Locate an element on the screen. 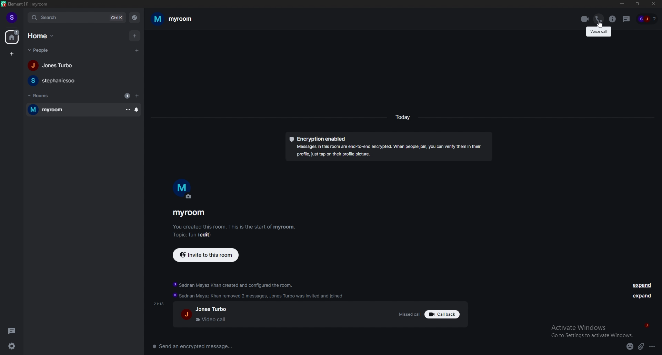  element [1] | myroom is located at coordinates (30, 4).